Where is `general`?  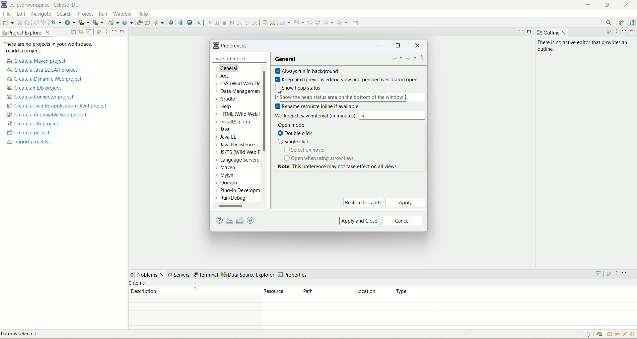 general is located at coordinates (287, 59).